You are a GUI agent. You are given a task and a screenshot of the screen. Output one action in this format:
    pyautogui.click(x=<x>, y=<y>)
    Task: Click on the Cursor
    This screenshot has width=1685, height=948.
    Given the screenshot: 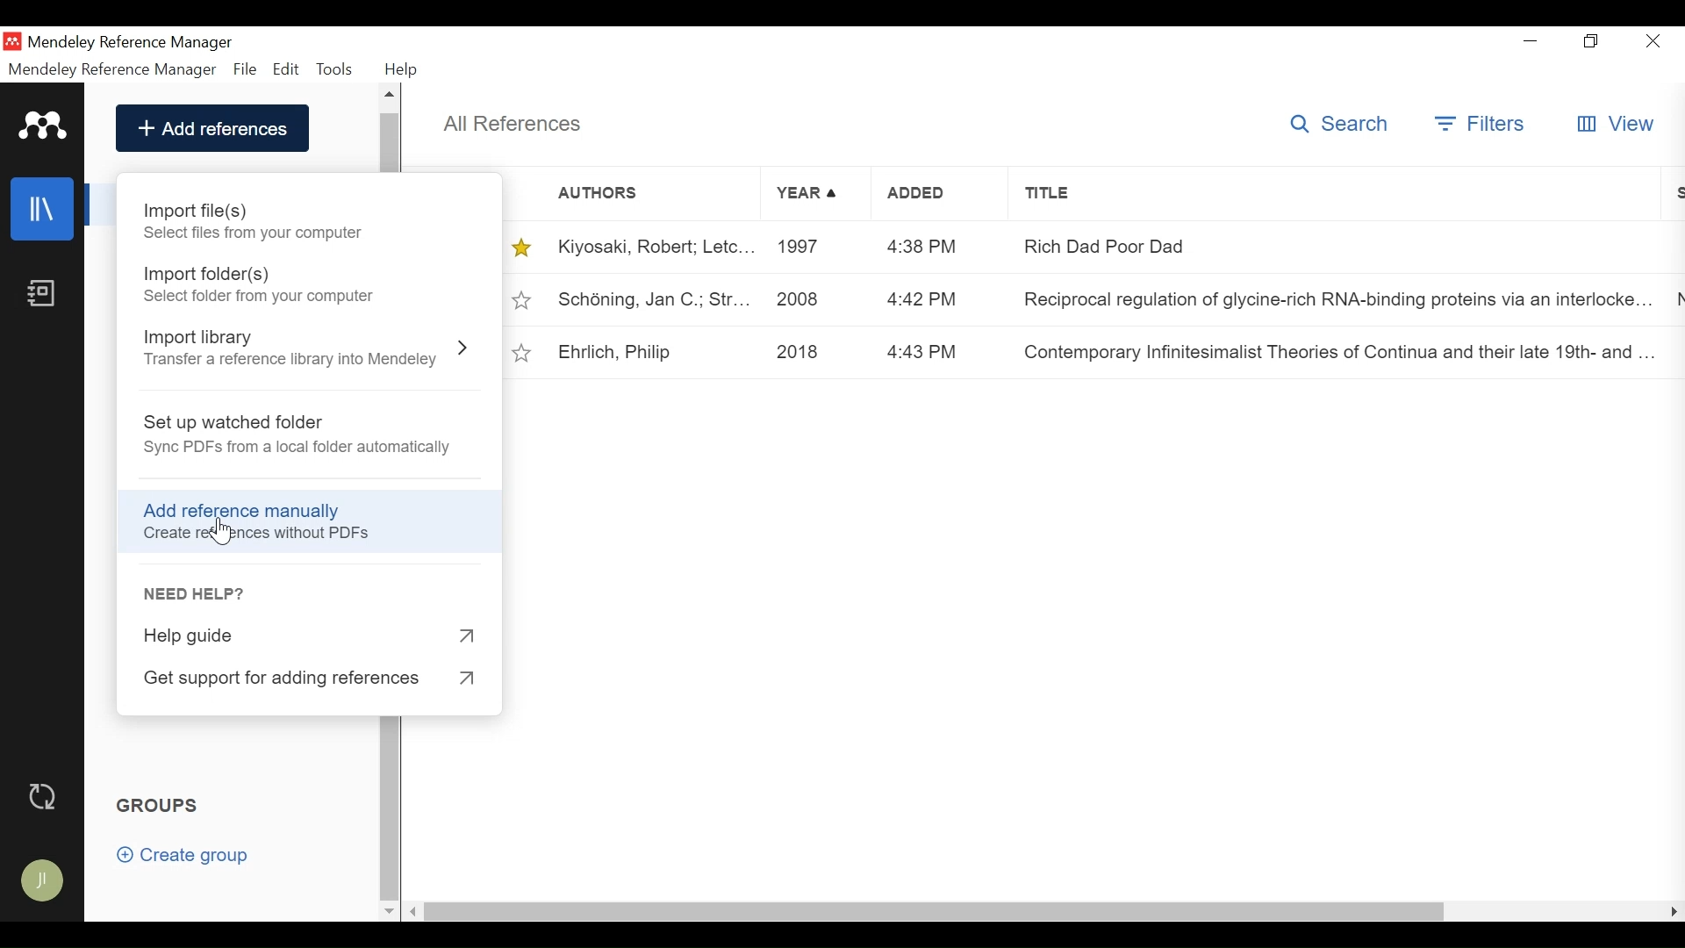 What is the action you would take?
    pyautogui.click(x=227, y=535)
    